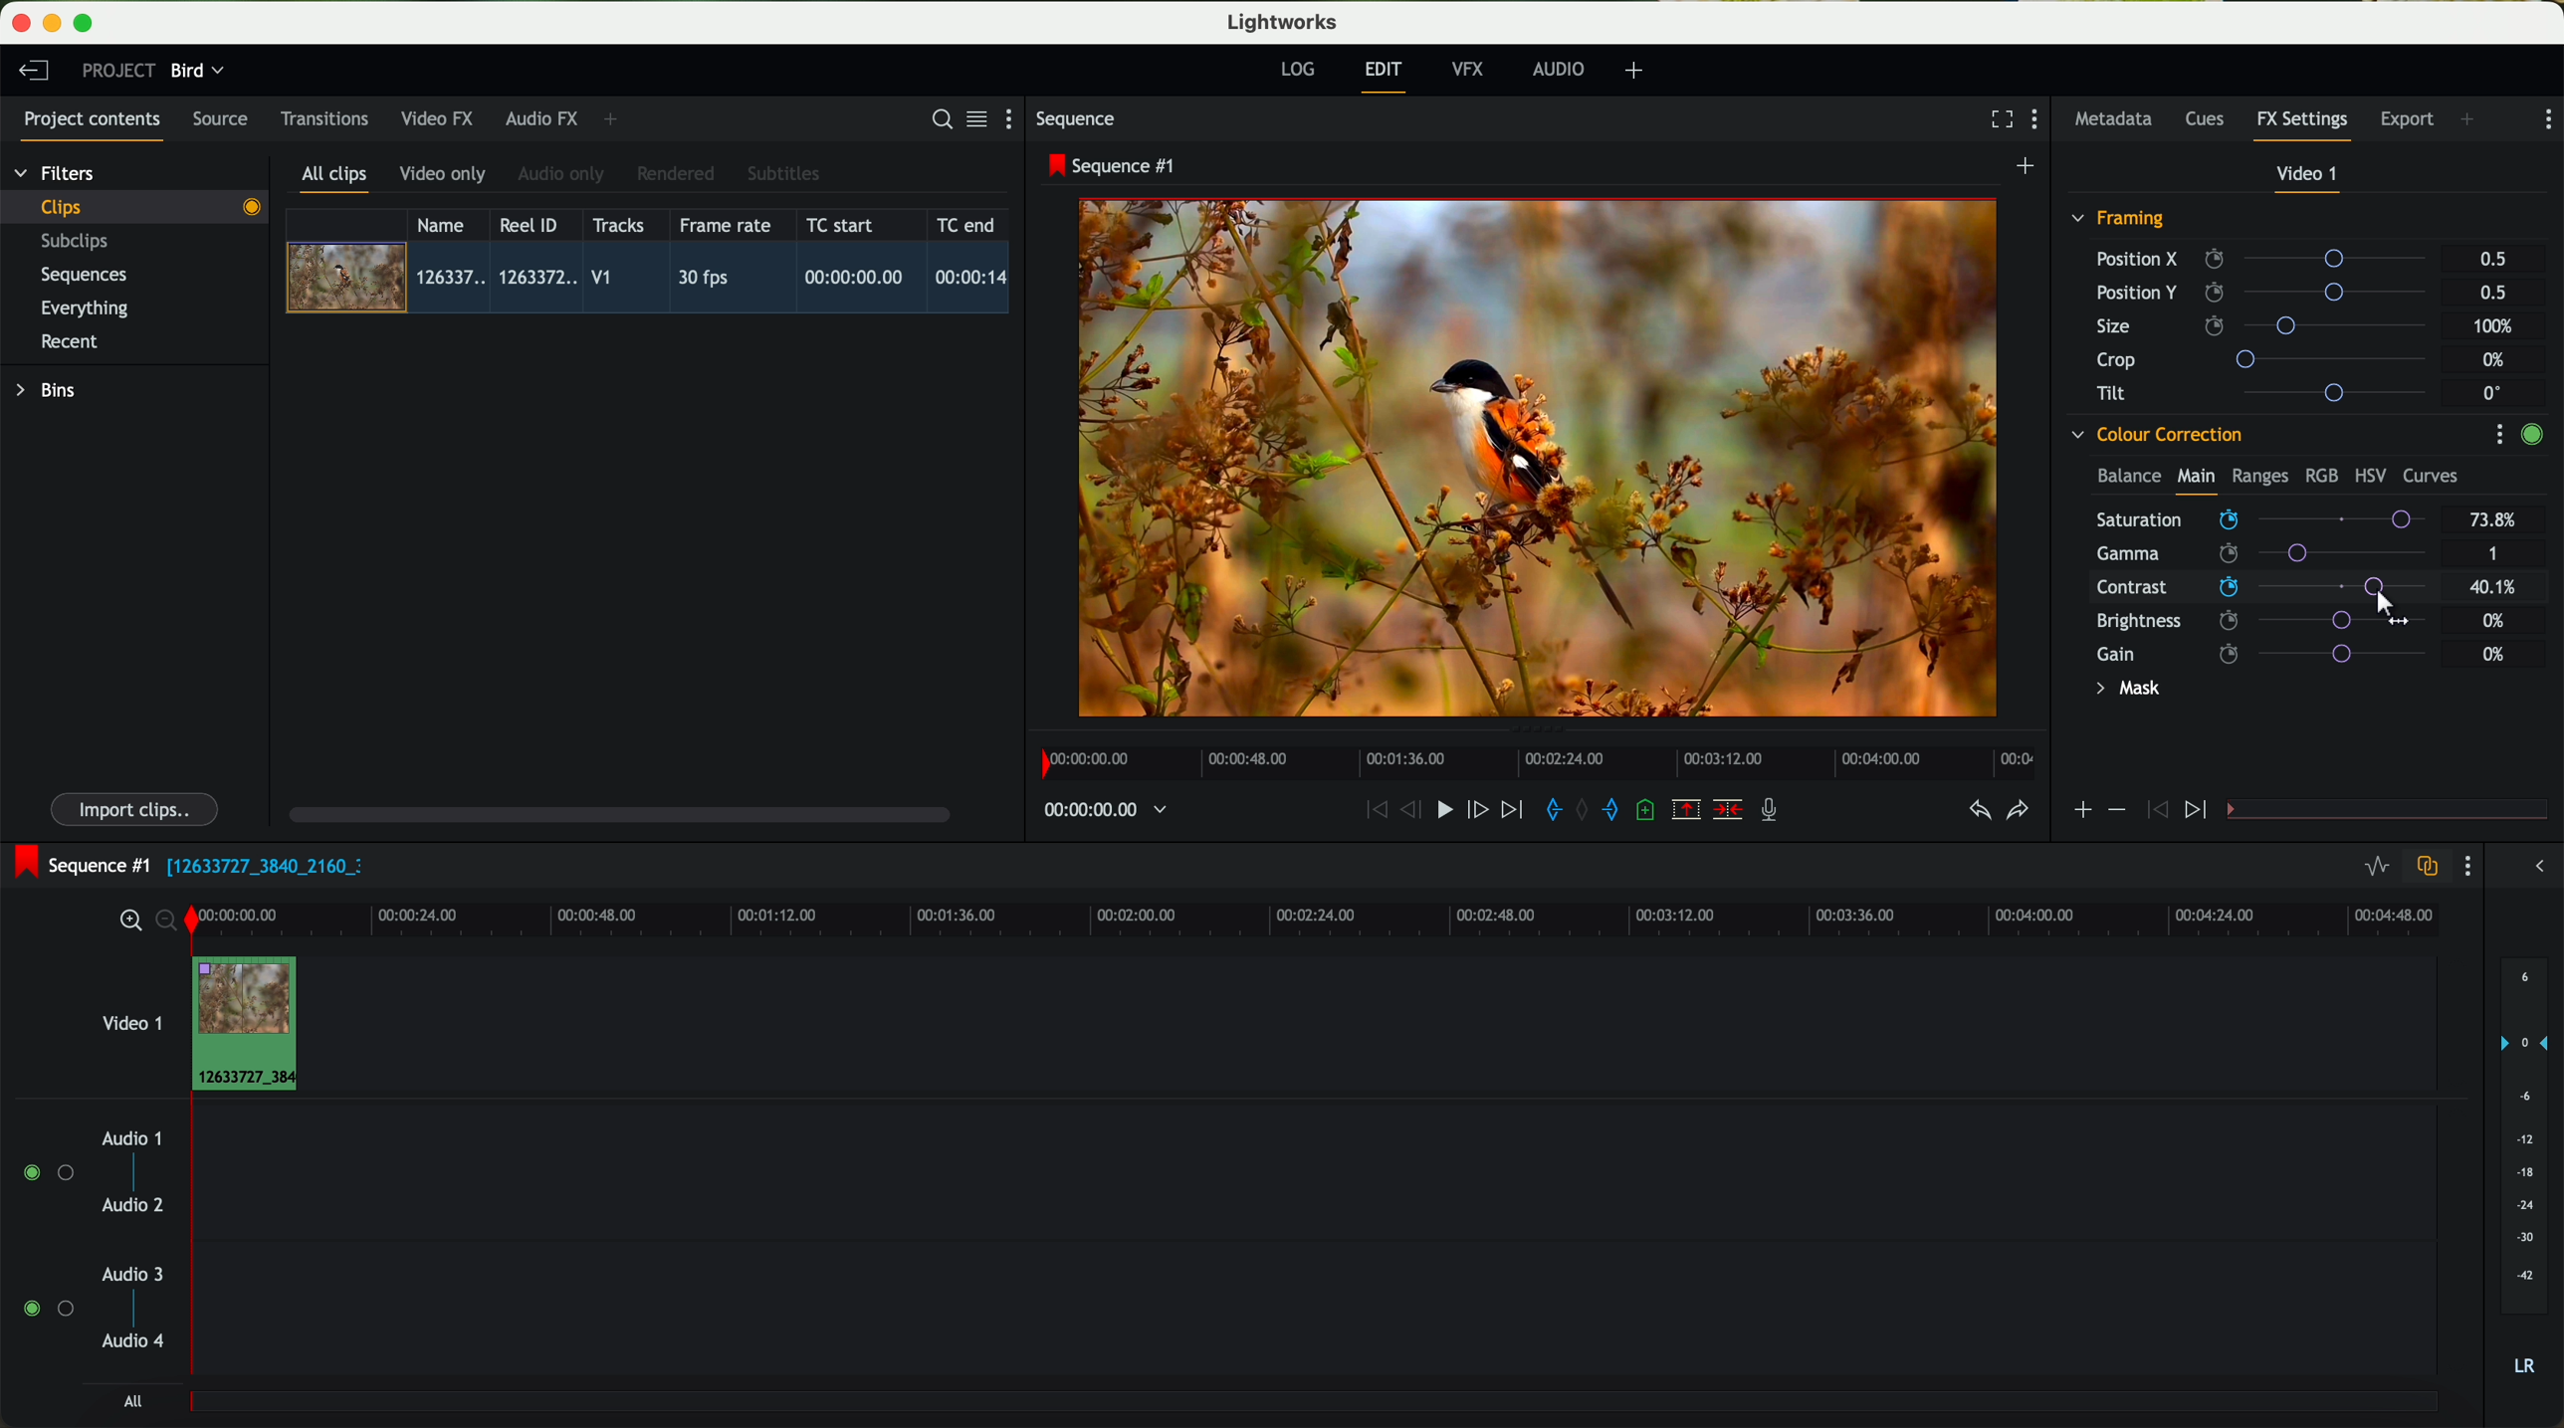  I want to click on 0%, so click(2494, 618).